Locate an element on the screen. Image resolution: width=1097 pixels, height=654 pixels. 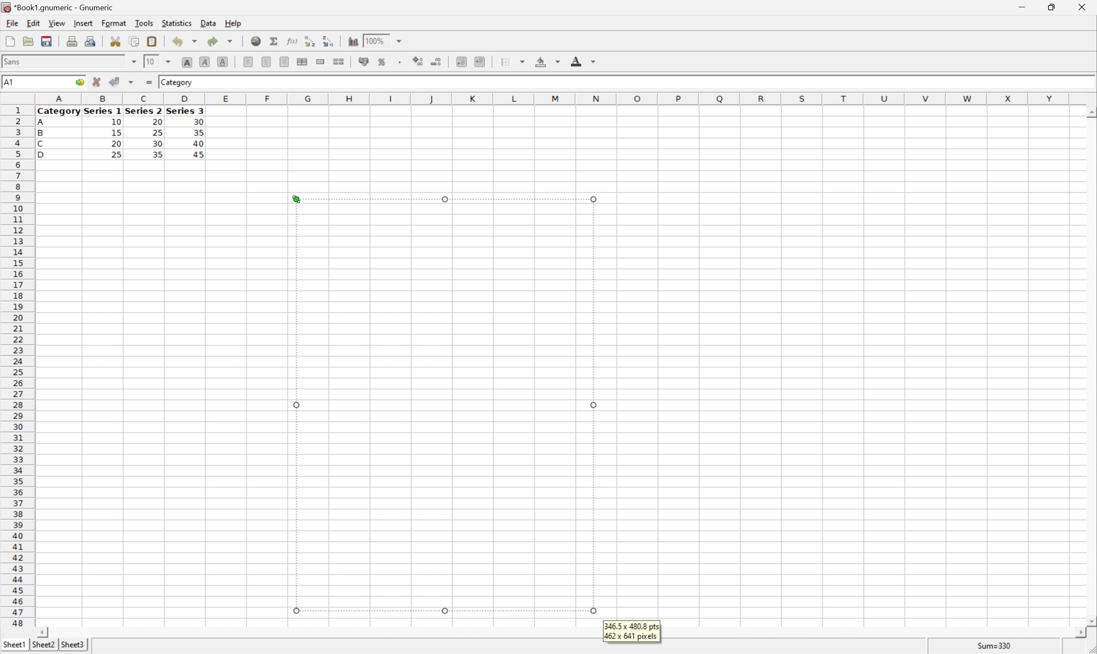
Category is located at coordinates (178, 83).